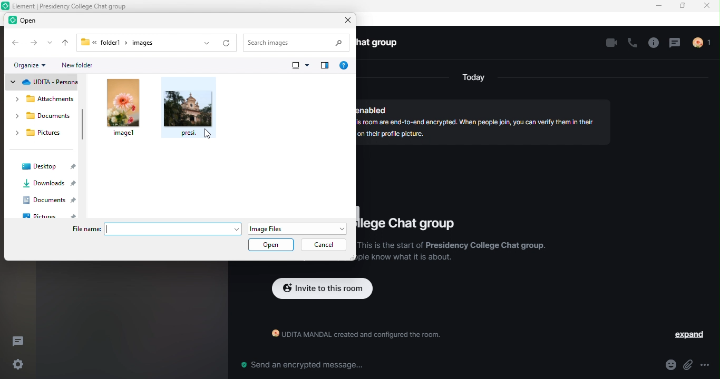  I want to click on up to desktop, so click(62, 43).